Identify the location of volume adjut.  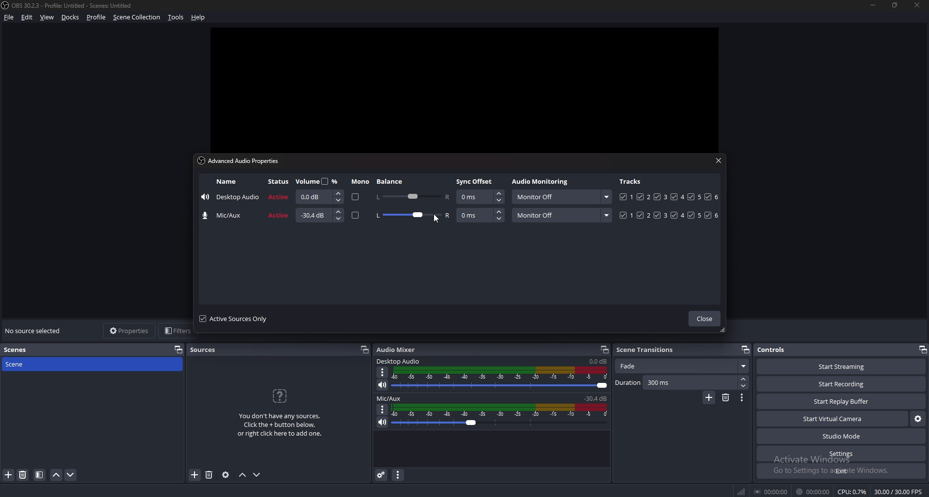
(318, 196).